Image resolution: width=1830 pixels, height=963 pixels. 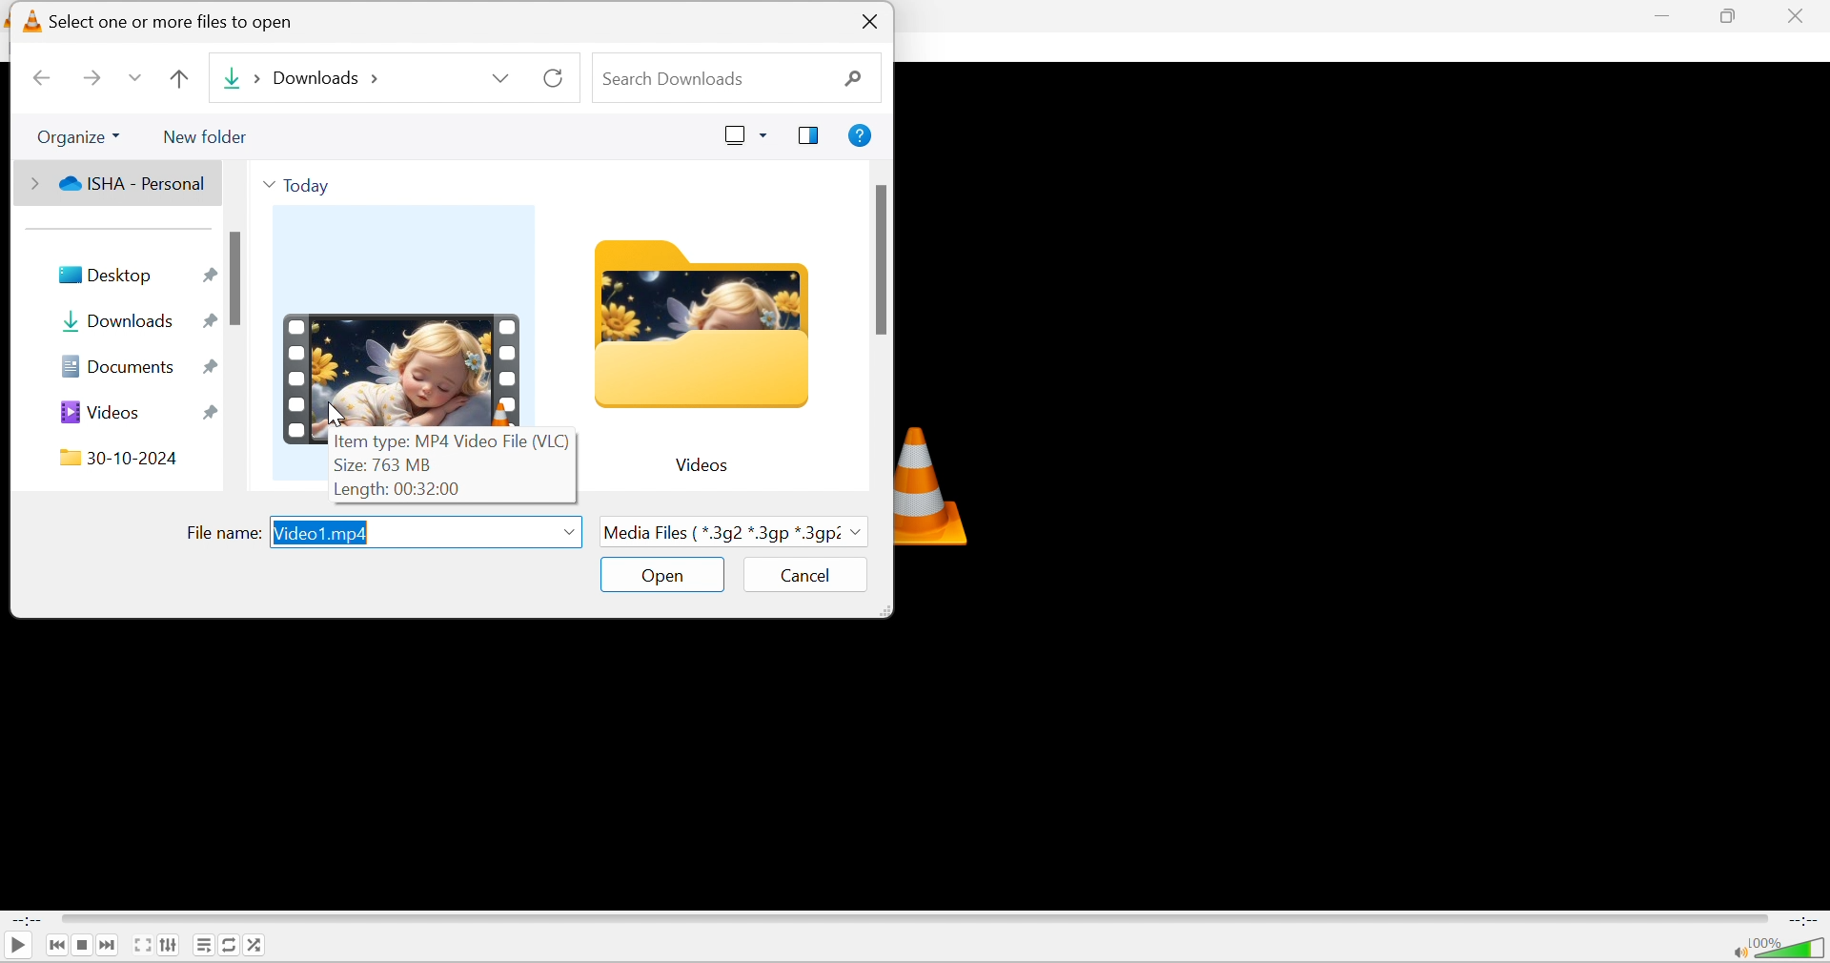 What do you see at coordinates (133, 77) in the screenshot?
I see `Drop down` at bounding box center [133, 77].